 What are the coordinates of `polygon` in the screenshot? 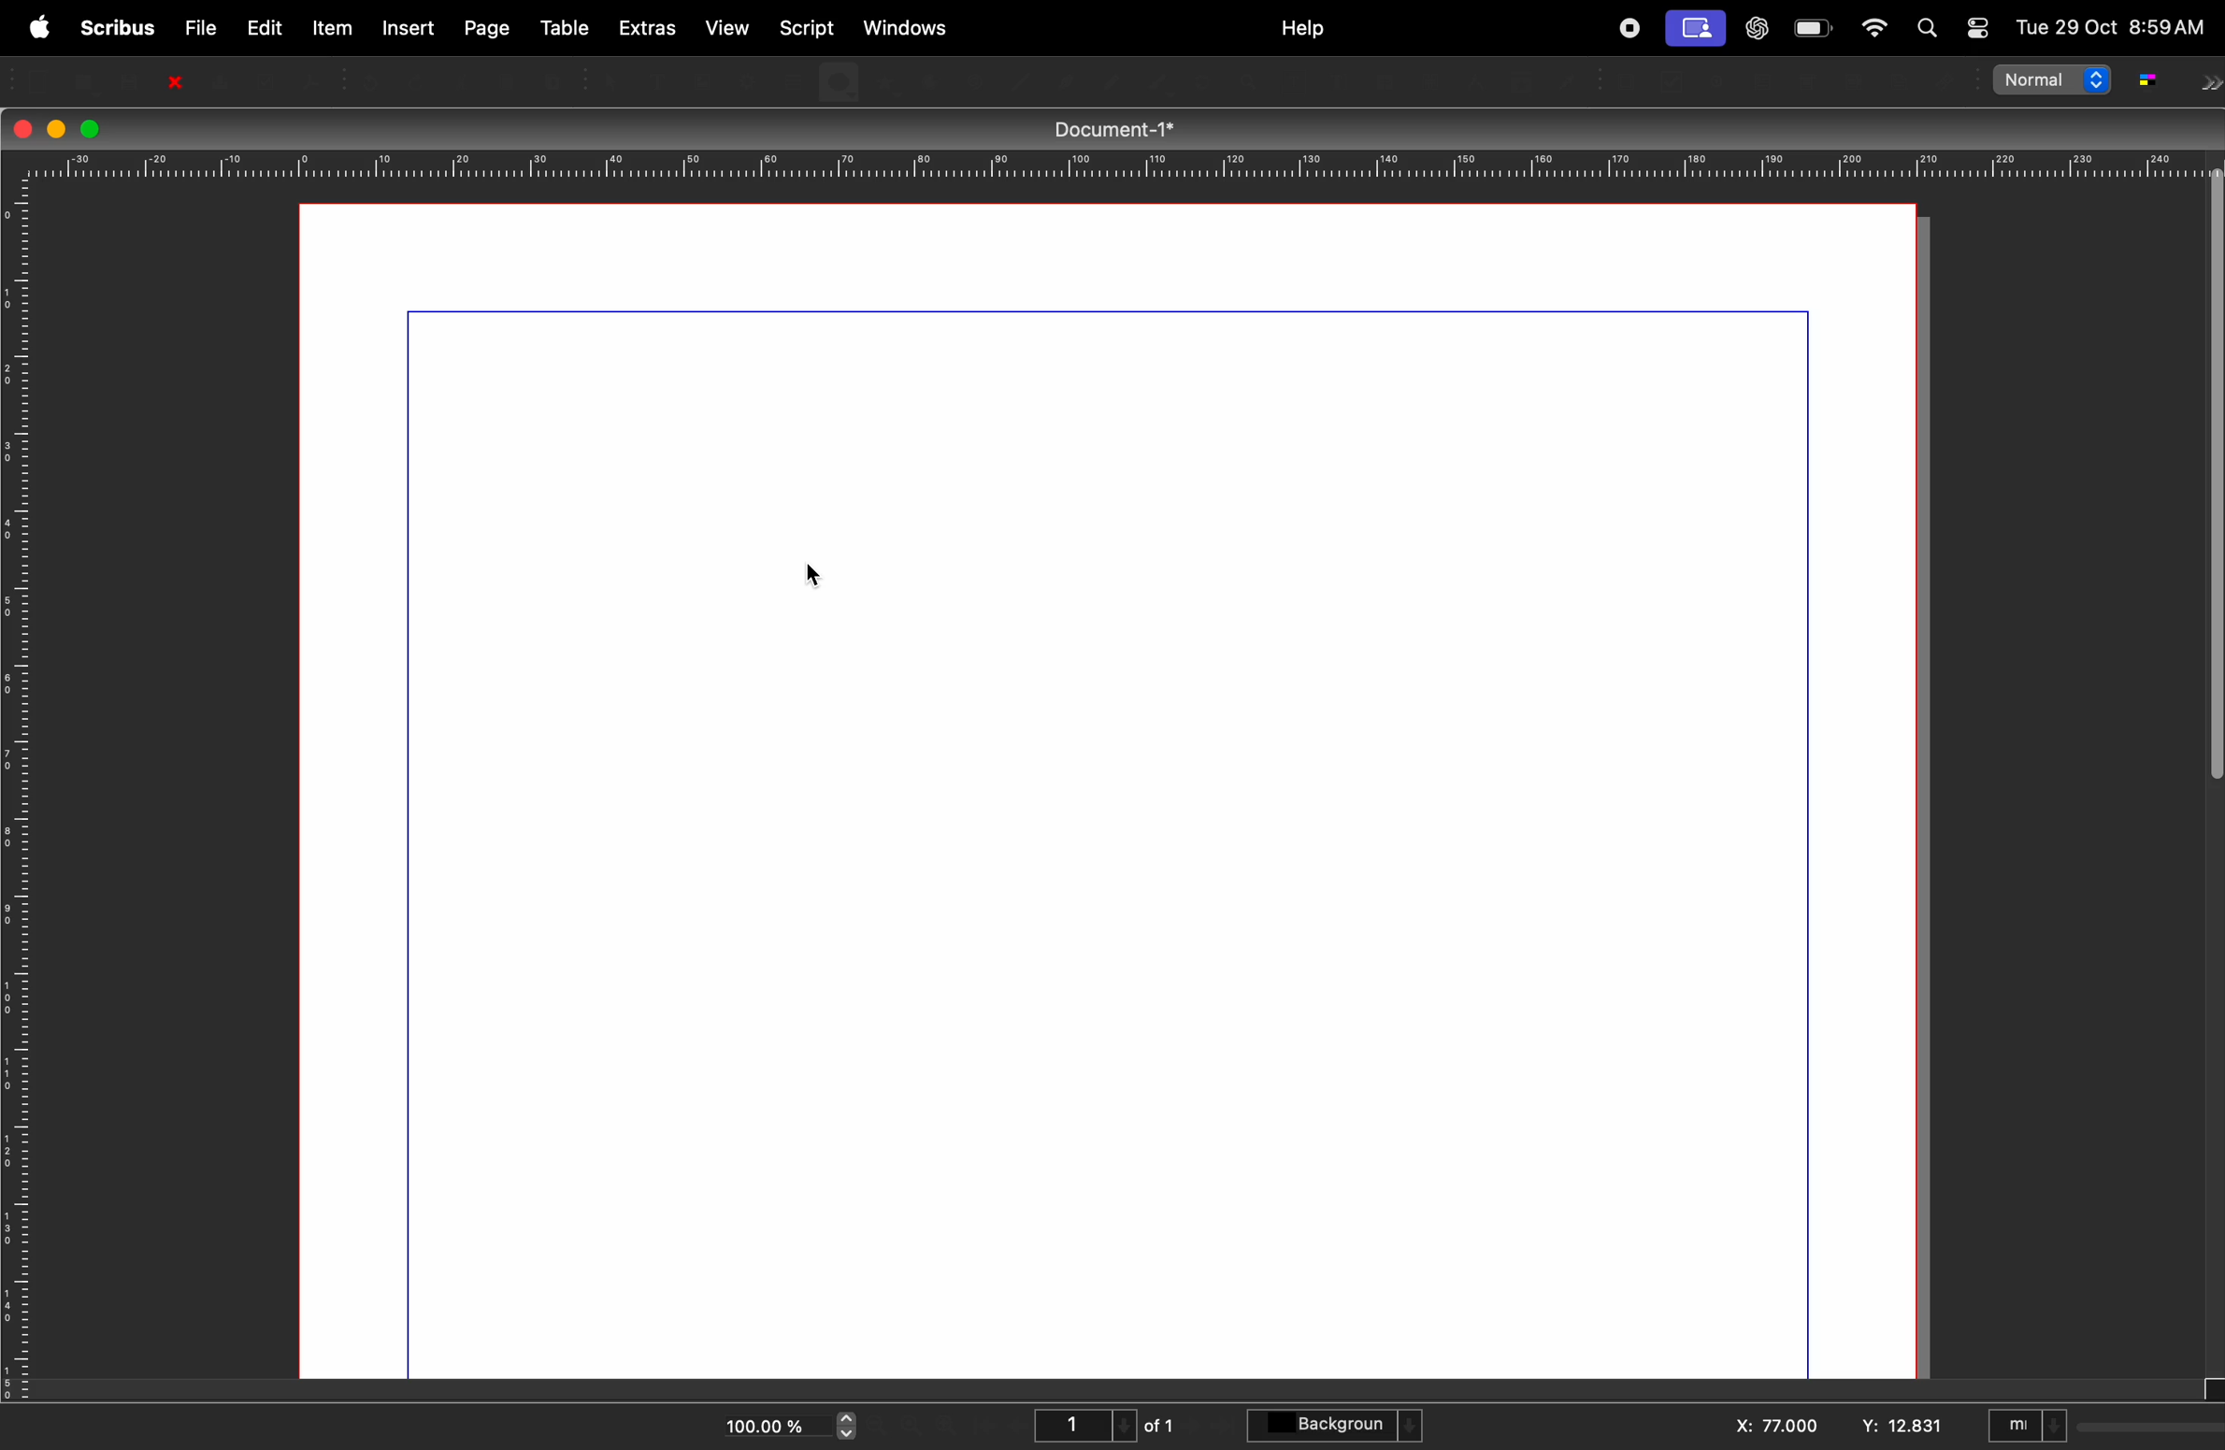 It's located at (885, 82).